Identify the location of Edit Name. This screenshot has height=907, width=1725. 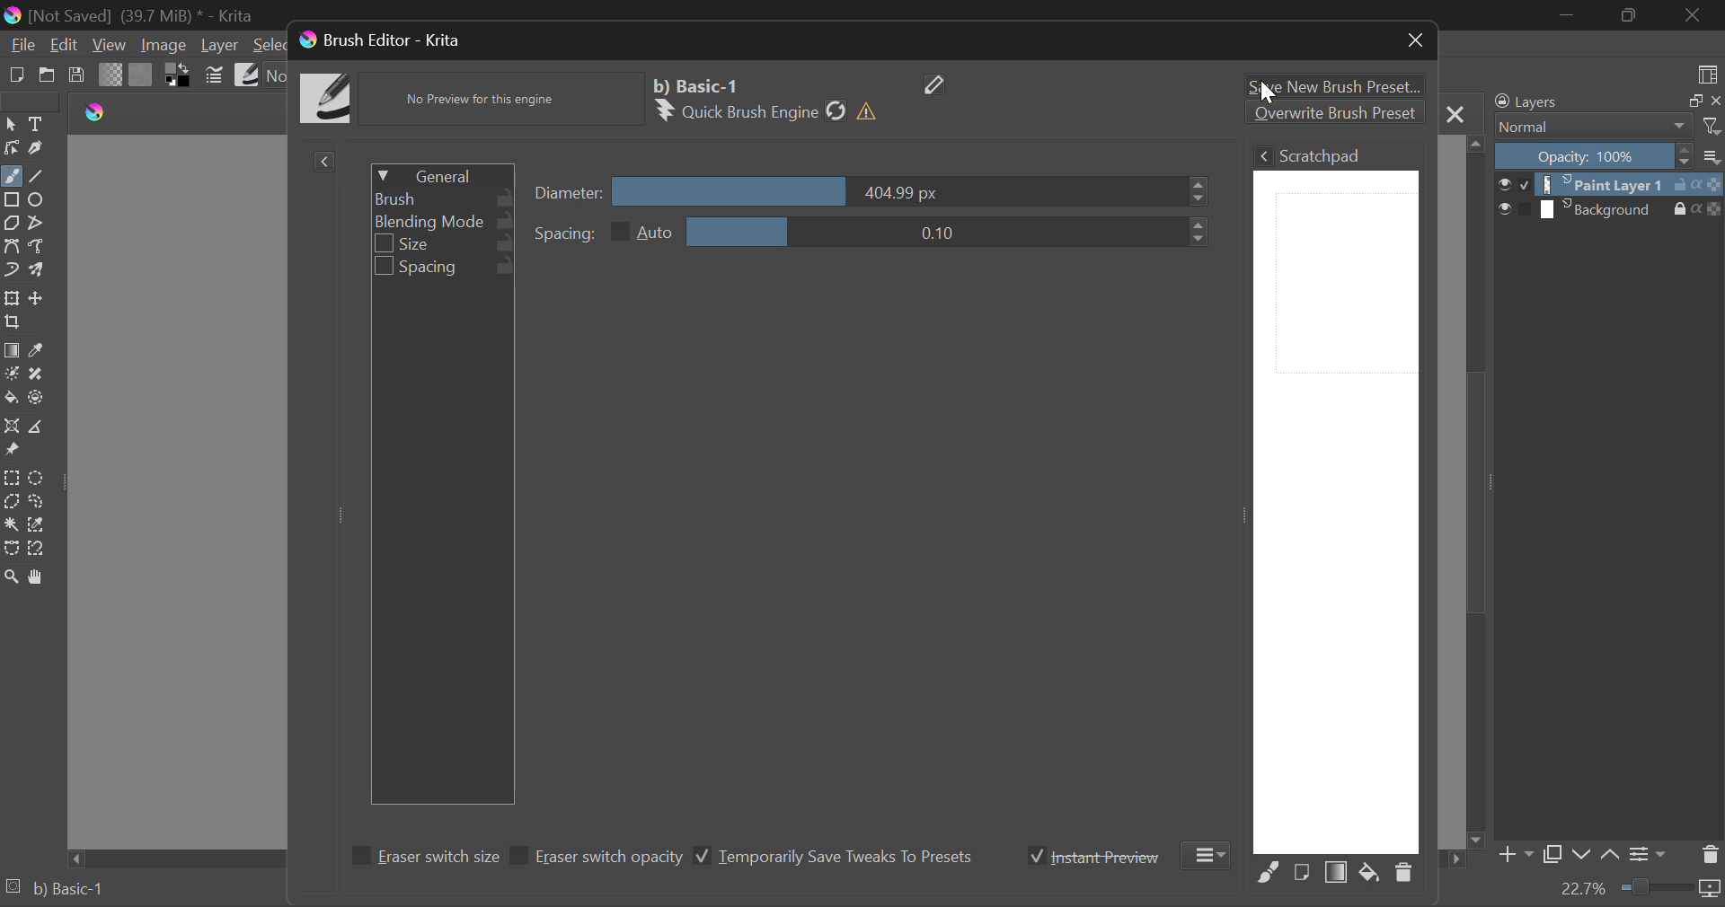
(937, 84).